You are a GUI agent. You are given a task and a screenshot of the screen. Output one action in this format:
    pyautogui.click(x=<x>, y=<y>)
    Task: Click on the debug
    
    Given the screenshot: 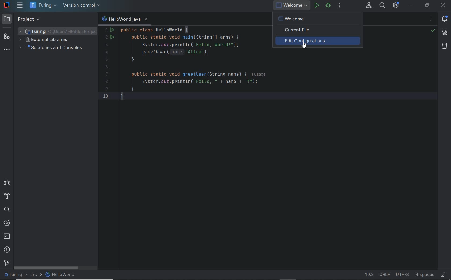 What is the action you would take?
    pyautogui.click(x=7, y=182)
    